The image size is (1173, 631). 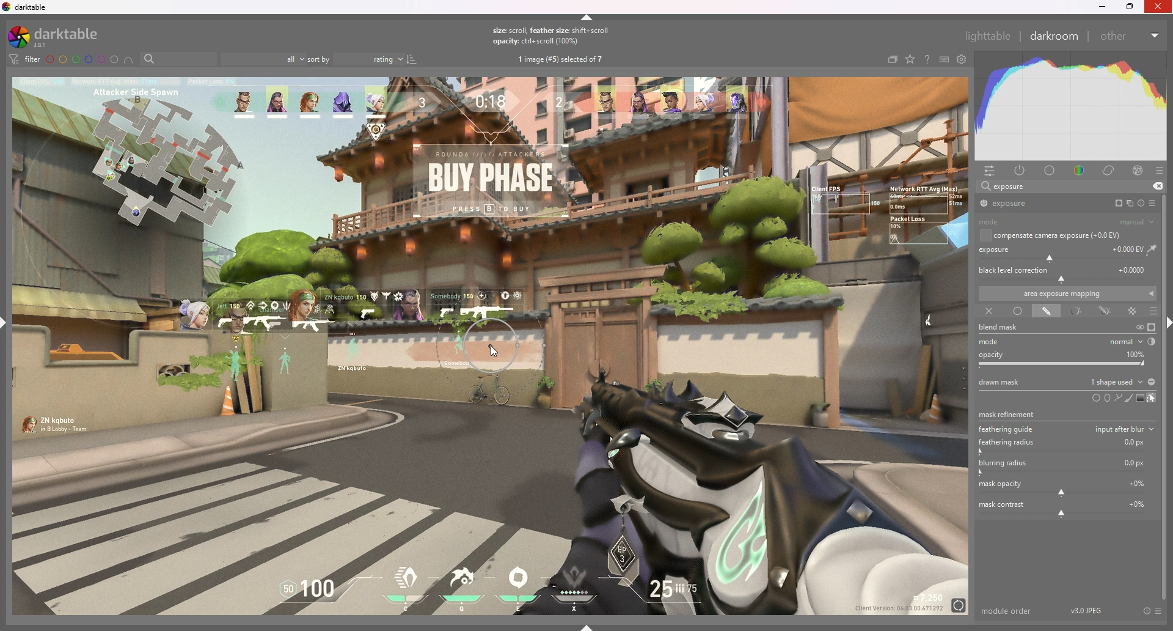 What do you see at coordinates (26, 59) in the screenshot?
I see `filter` at bounding box center [26, 59].